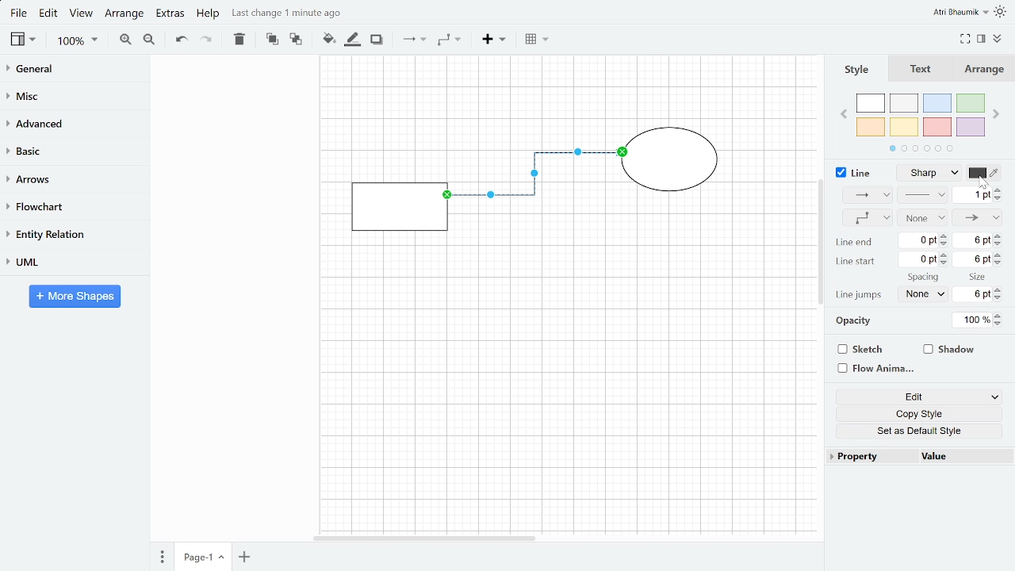  Describe the element at coordinates (855, 244) in the screenshot. I see `line end` at that location.